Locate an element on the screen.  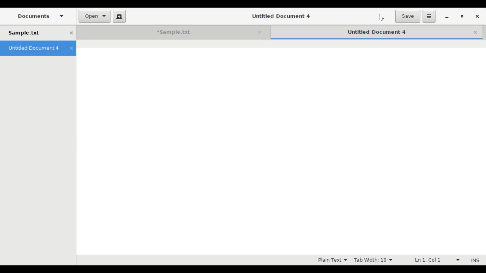
Untitled Document 4 (current tab) is located at coordinates (370, 32).